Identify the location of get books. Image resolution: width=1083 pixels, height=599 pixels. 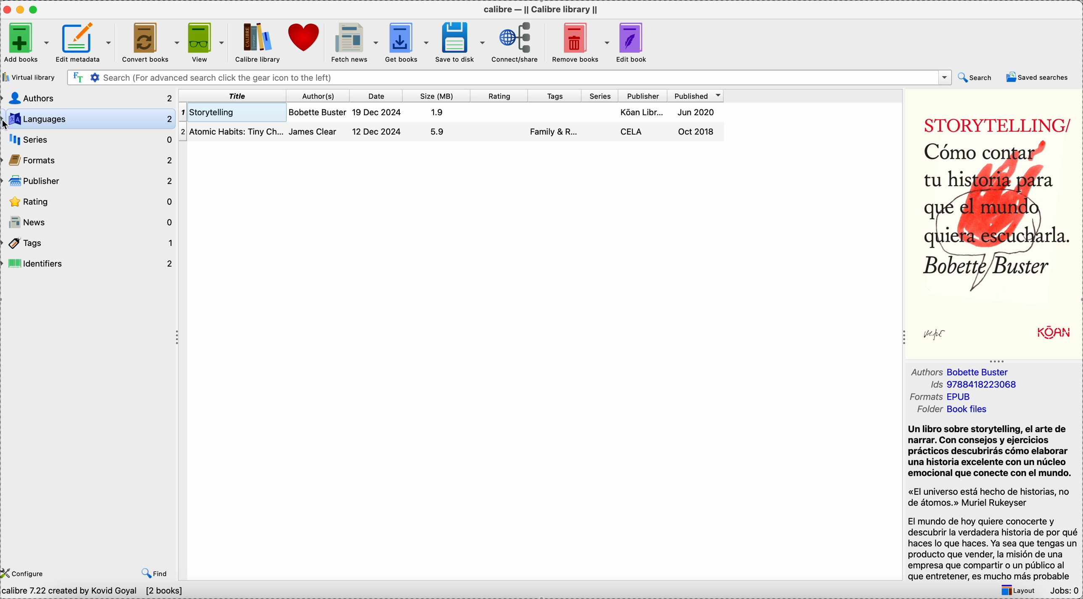
(408, 42).